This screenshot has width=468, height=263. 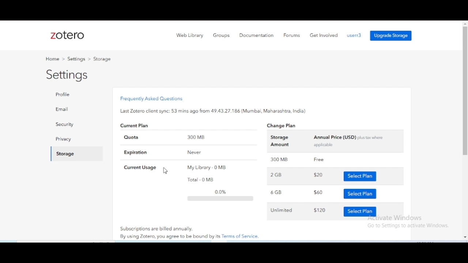 What do you see at coordinates (360, 176) in the screenshot?
I see `select plan` at bounding box center [360, 176].